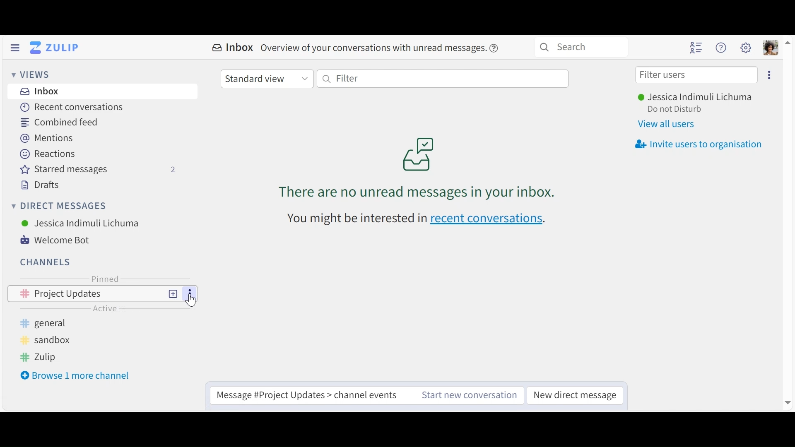 The height and width of the screenshot is (447, 795). Describe the element at coordinates (193, 301) in the screenshot. I see `cursor` at that location.